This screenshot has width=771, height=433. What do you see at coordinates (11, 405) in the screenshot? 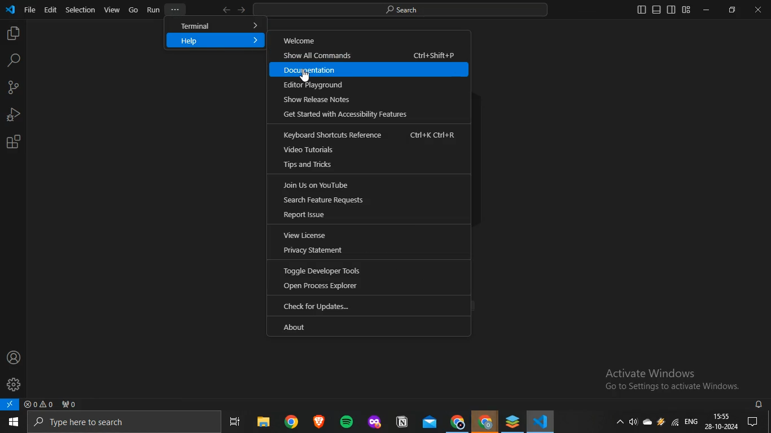
I see `open a remote window` at bounding box center [11, 405].